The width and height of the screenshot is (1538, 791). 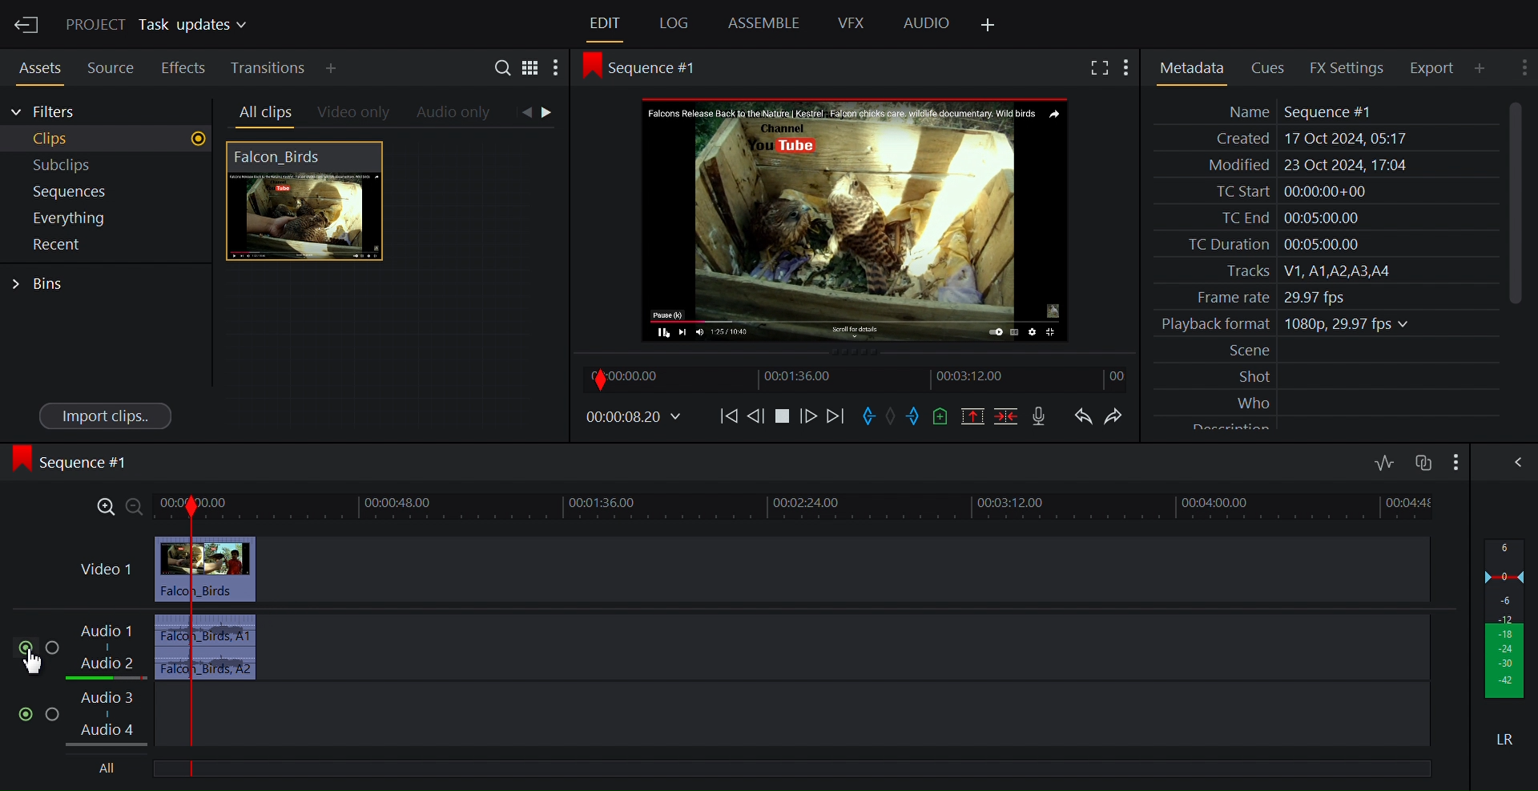 I want to click on Metadata Panel, so click(x=1191, y=68).